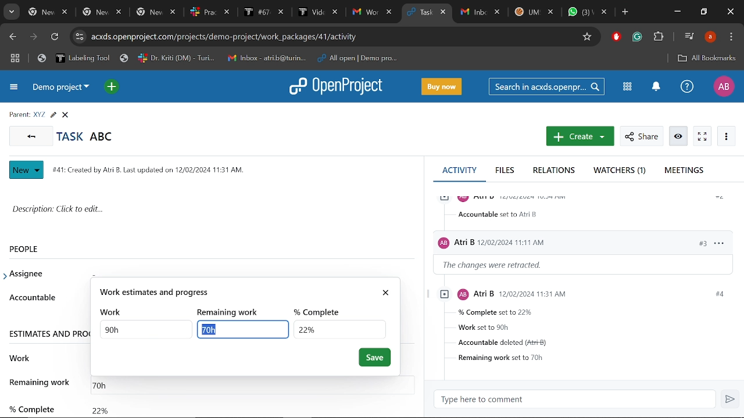 This screenshot has height=418, width=744. Describe the element at coordinates (339, 329) in the screenshot. I see `COmpleted work` at that location.